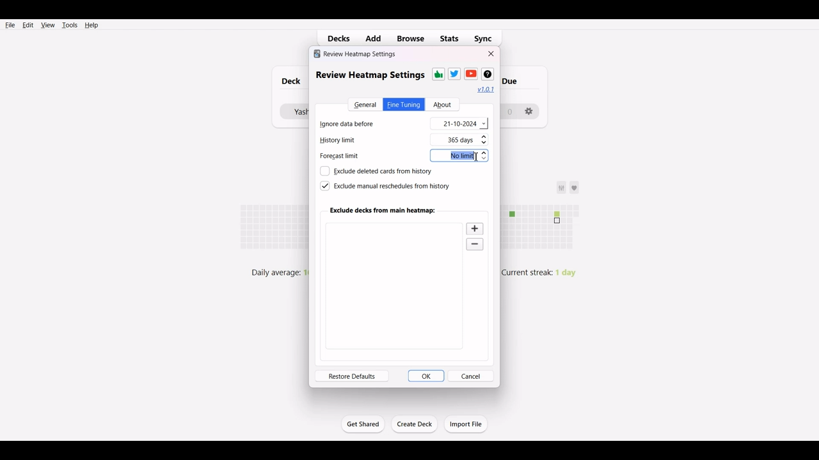 The image size is (819, 460). Describe the element at coordinates (509, 111) in the screenshot. I see `0` at that location.